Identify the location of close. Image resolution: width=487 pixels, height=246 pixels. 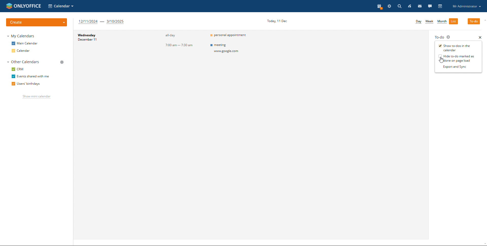
(480, 37).